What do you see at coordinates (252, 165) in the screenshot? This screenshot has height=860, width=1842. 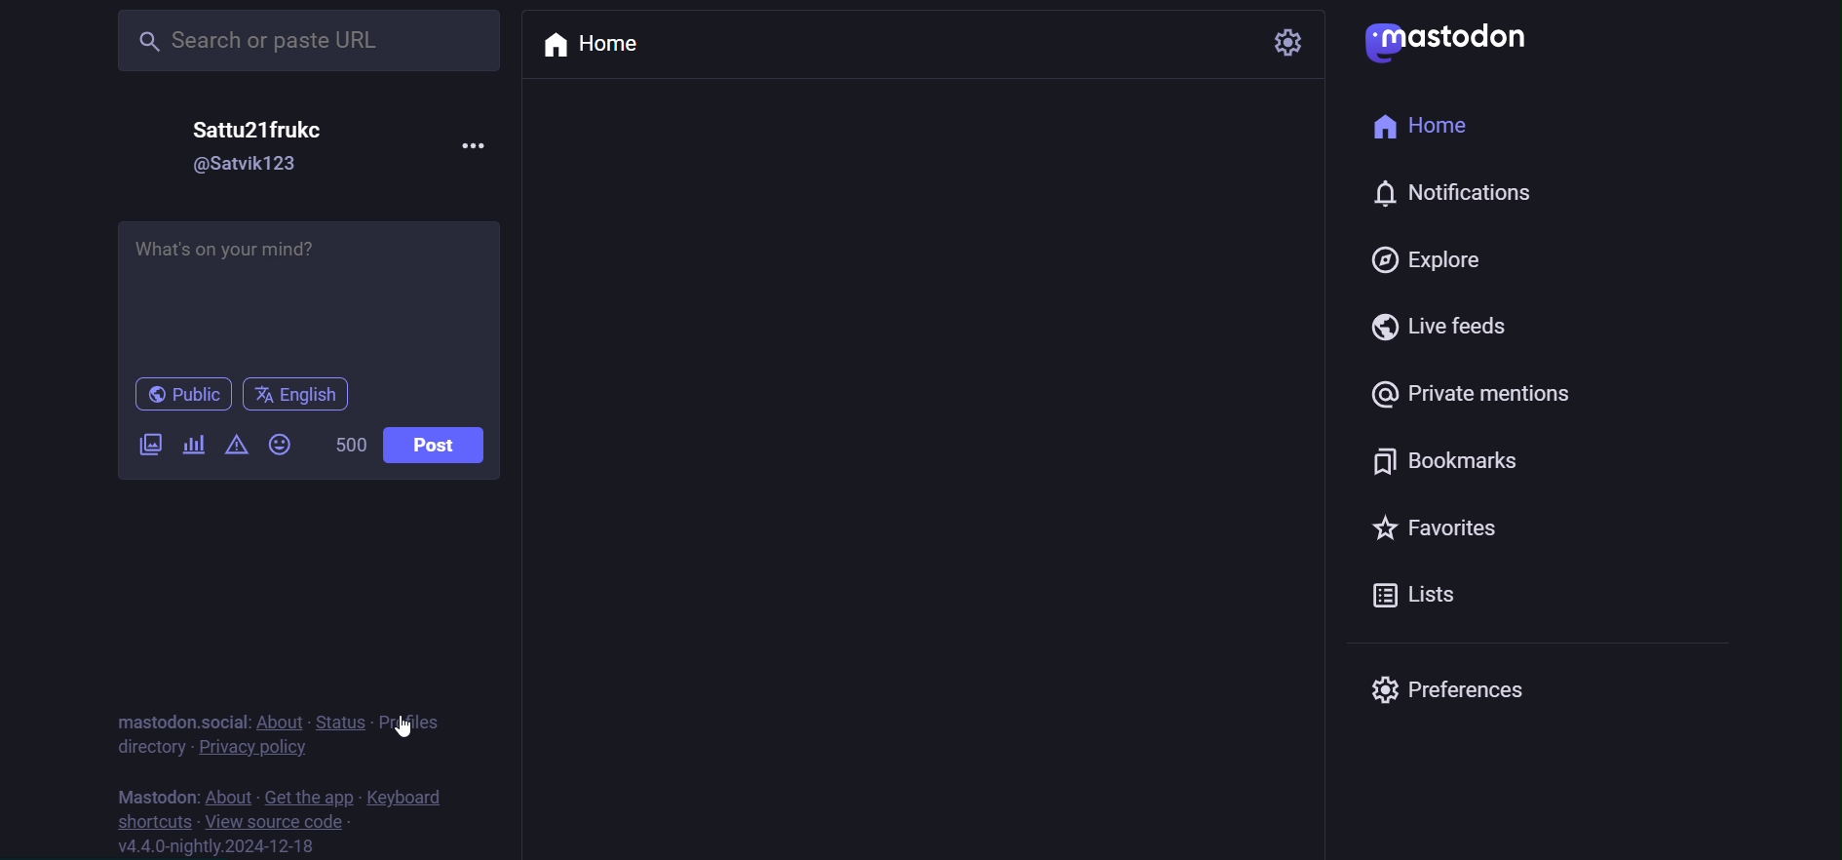 I see `@satvik123` at bounding box center [252, 165].